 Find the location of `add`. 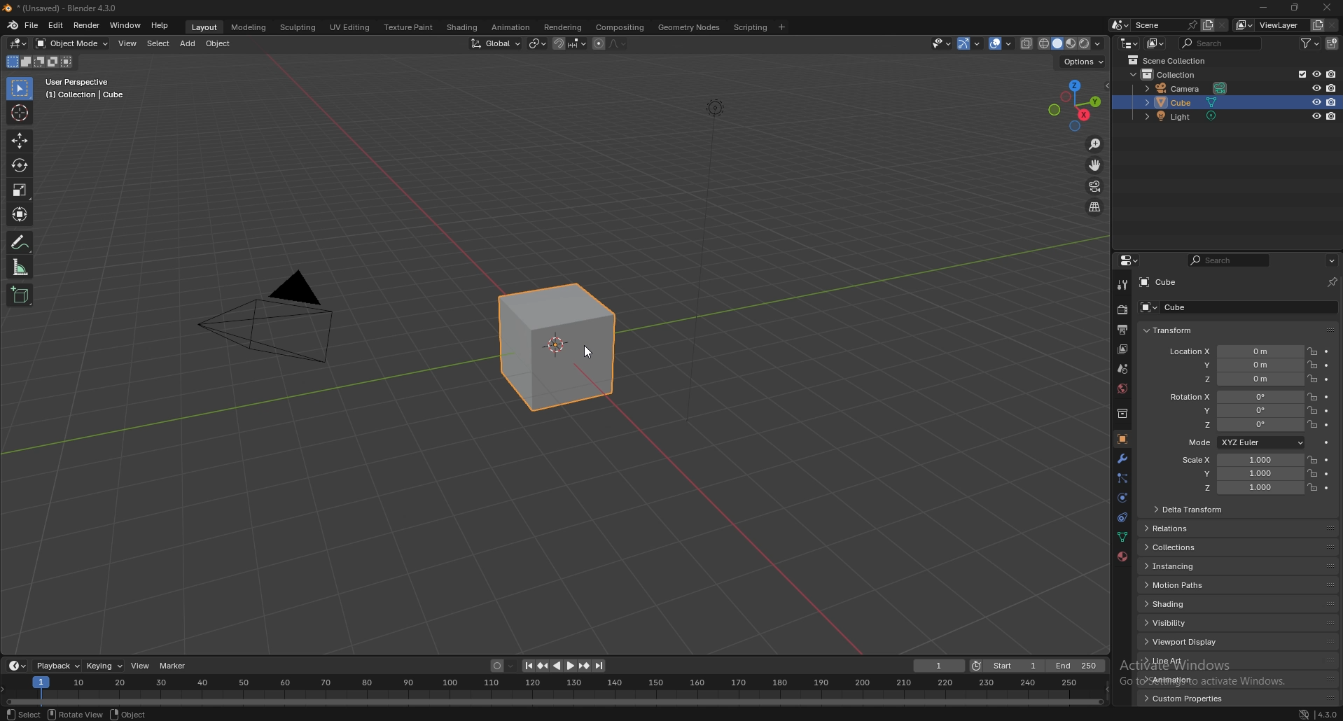

add is located at coordinates (190, 43).